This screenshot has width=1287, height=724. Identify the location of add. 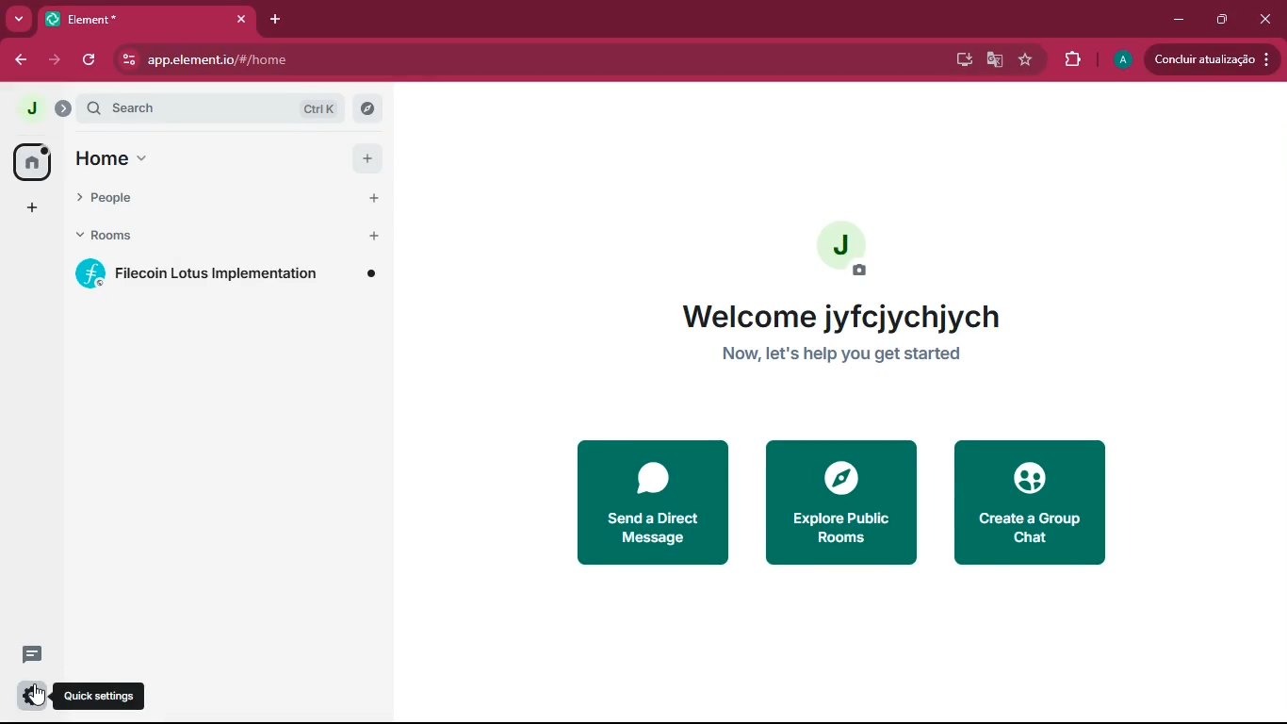
(30, 208).